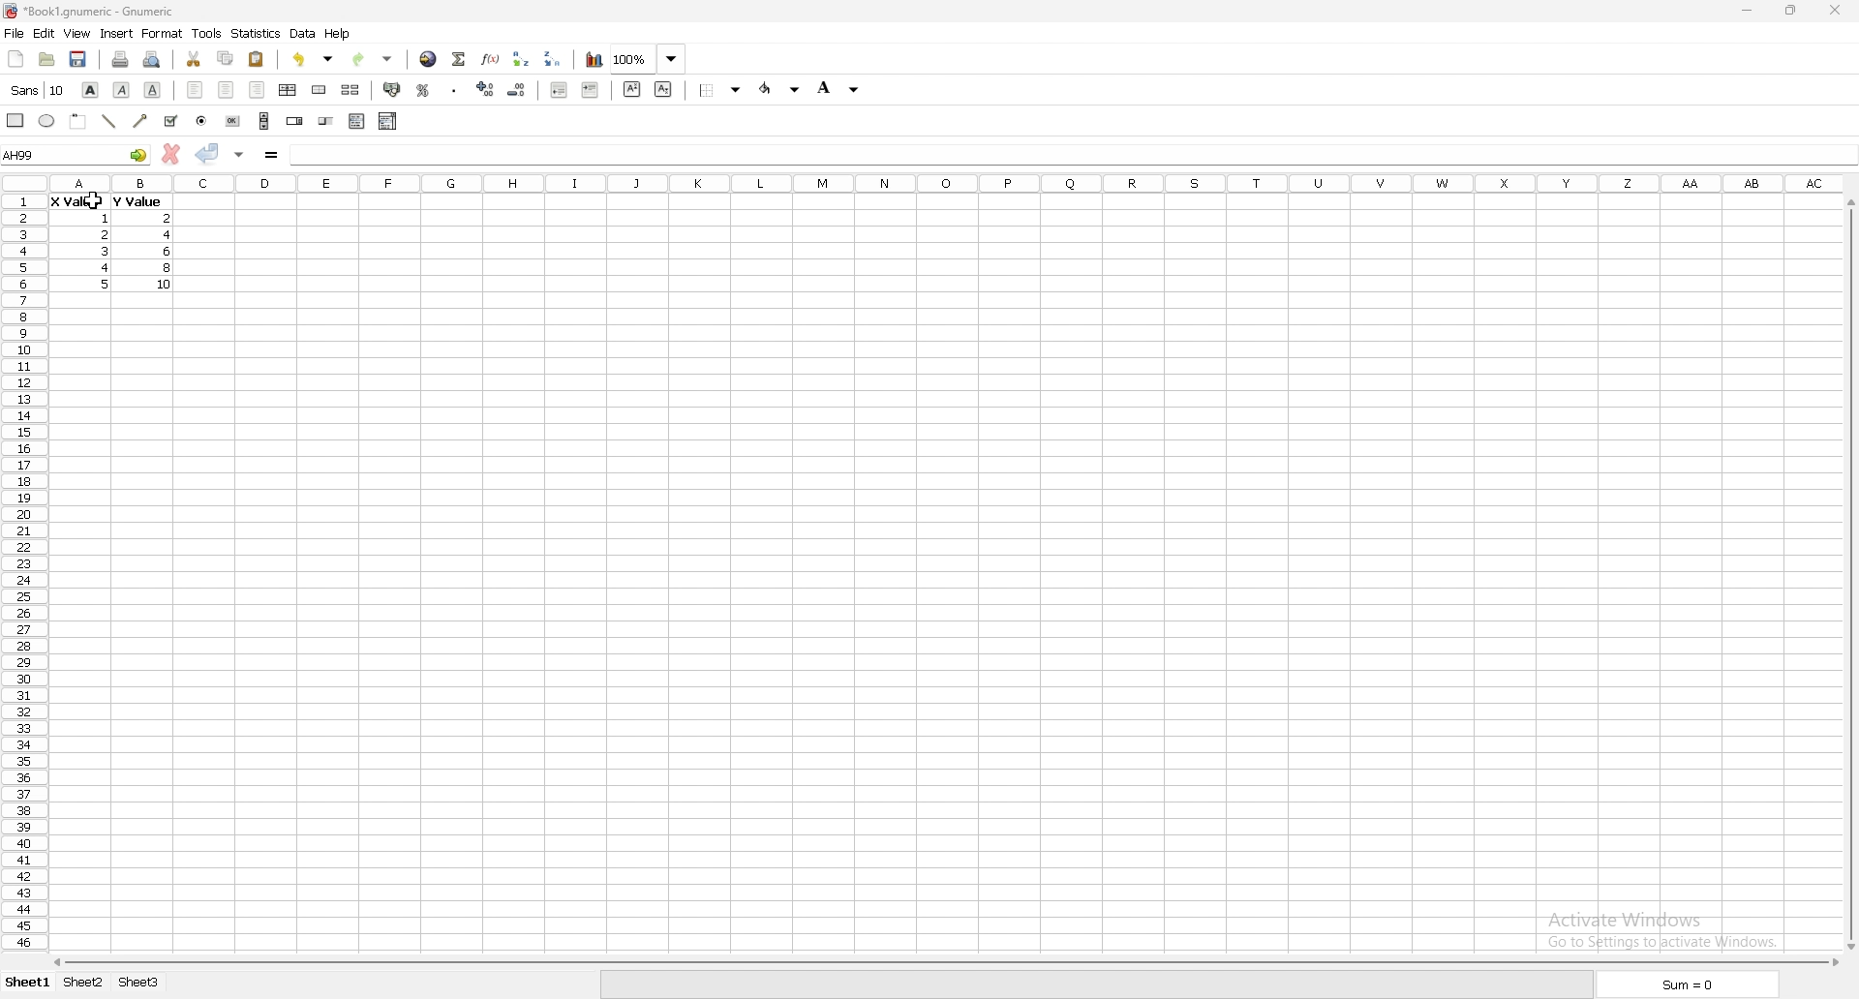 The height and width of the screenshot is (999, 1859). What do you see at coordinates (141, 120) in the screenshot?
I see `arrowed line` at bounding box center [141, 120].